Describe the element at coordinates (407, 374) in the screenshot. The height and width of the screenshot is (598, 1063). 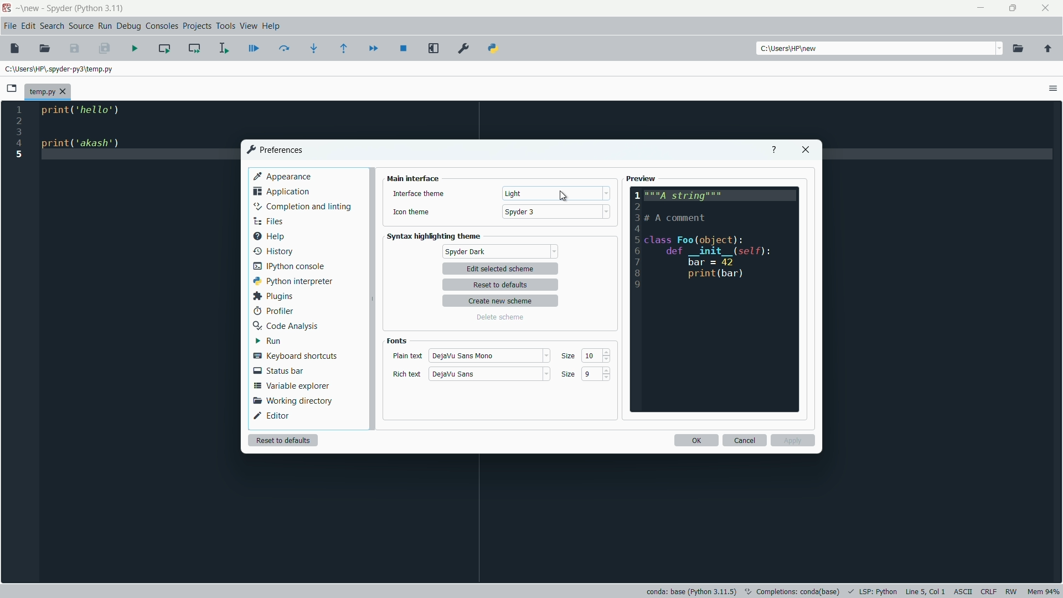
I see `rich text` at that location.